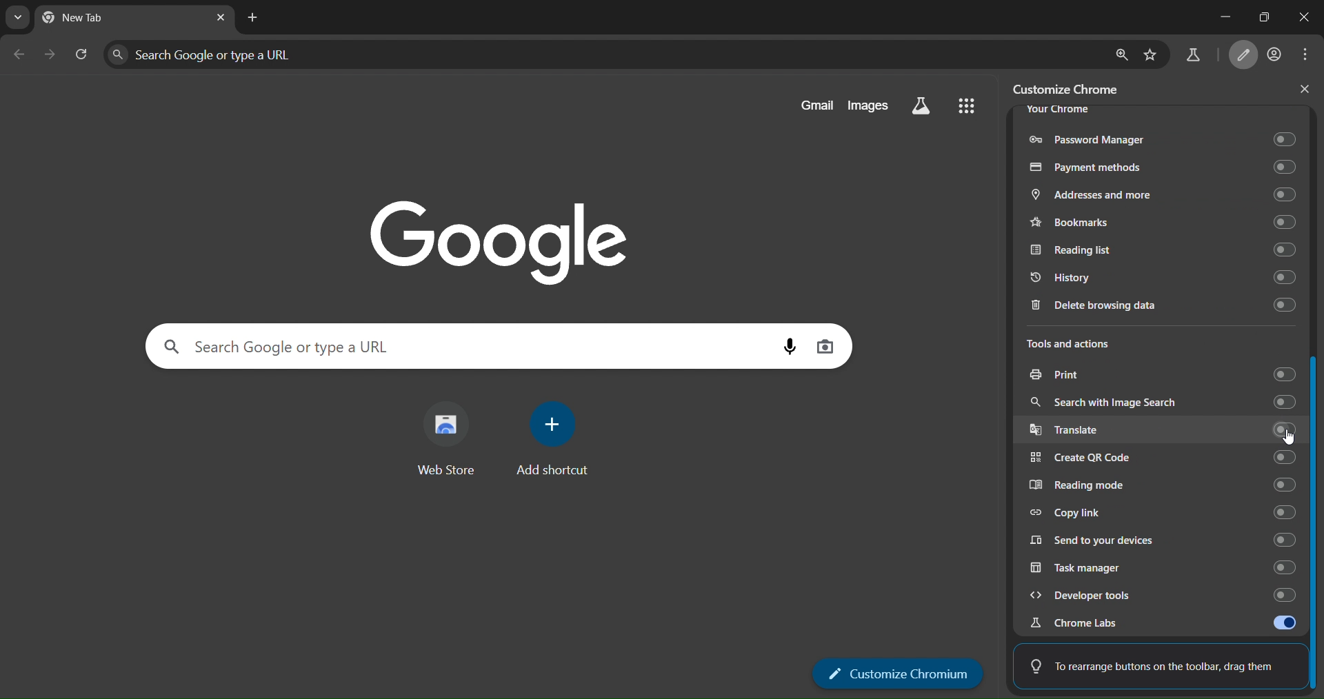 Image resolution: width=1324 pixels, height=699 pixels. Describe the element at coordinates (1158, 249) in the screenshot. I see `Reading list` at that location.